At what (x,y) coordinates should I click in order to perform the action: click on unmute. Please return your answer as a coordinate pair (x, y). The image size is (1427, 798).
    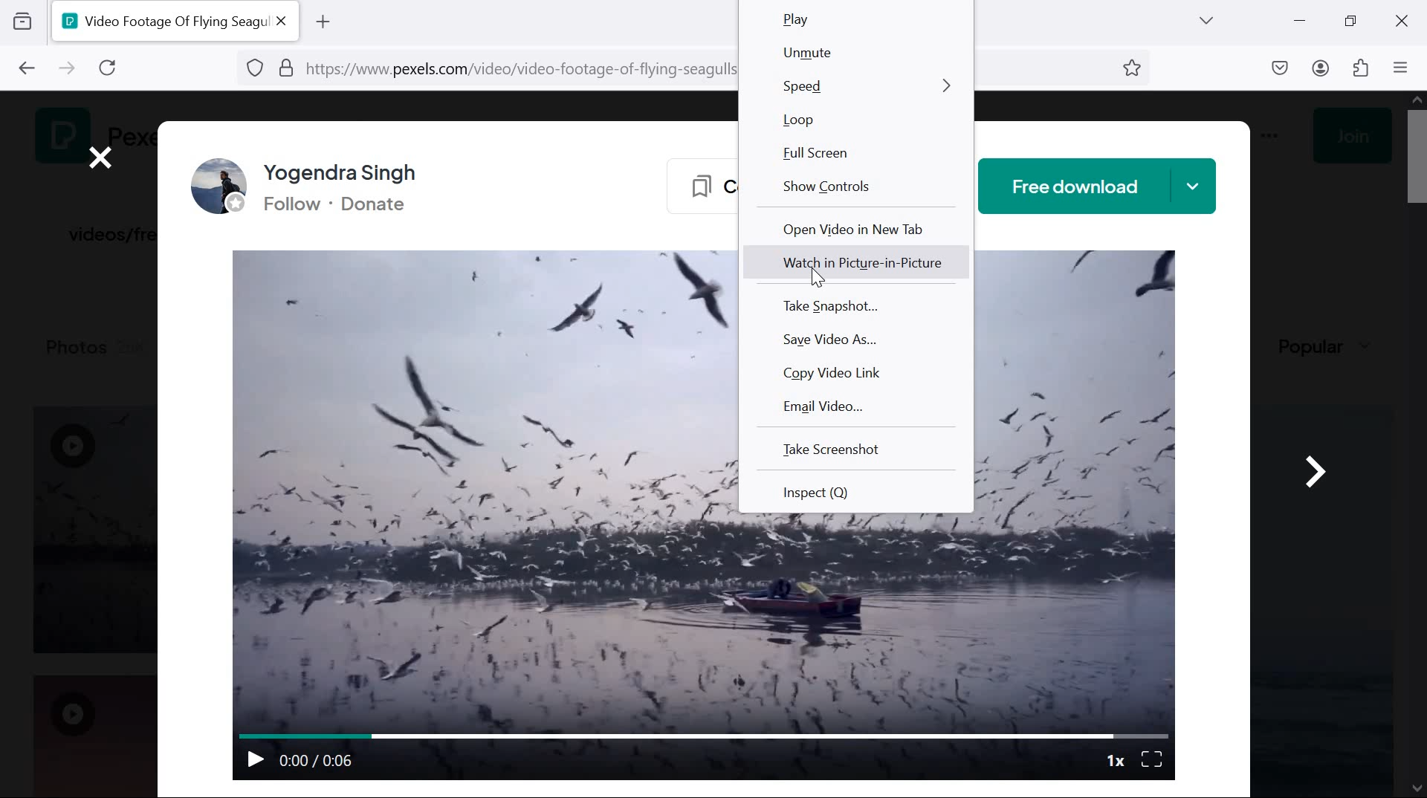
    Looking at the image, I should click on (858, 52).